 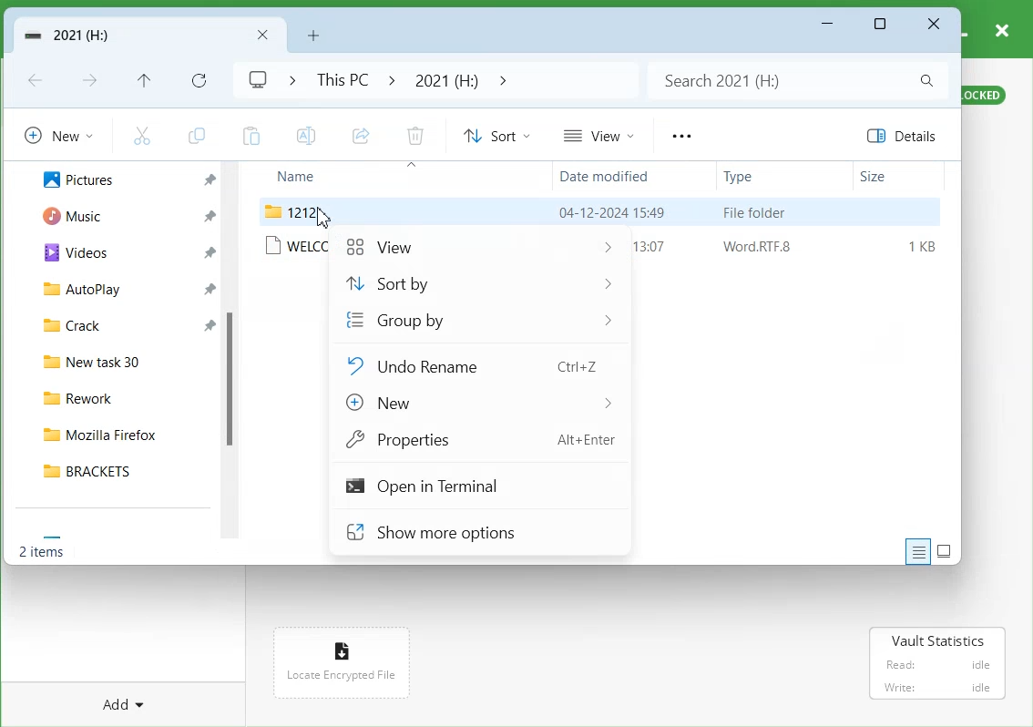 What do you see at coordinates (882, 25) in the screenshot?
I see `Maximize` at bounding box center [882, 25].